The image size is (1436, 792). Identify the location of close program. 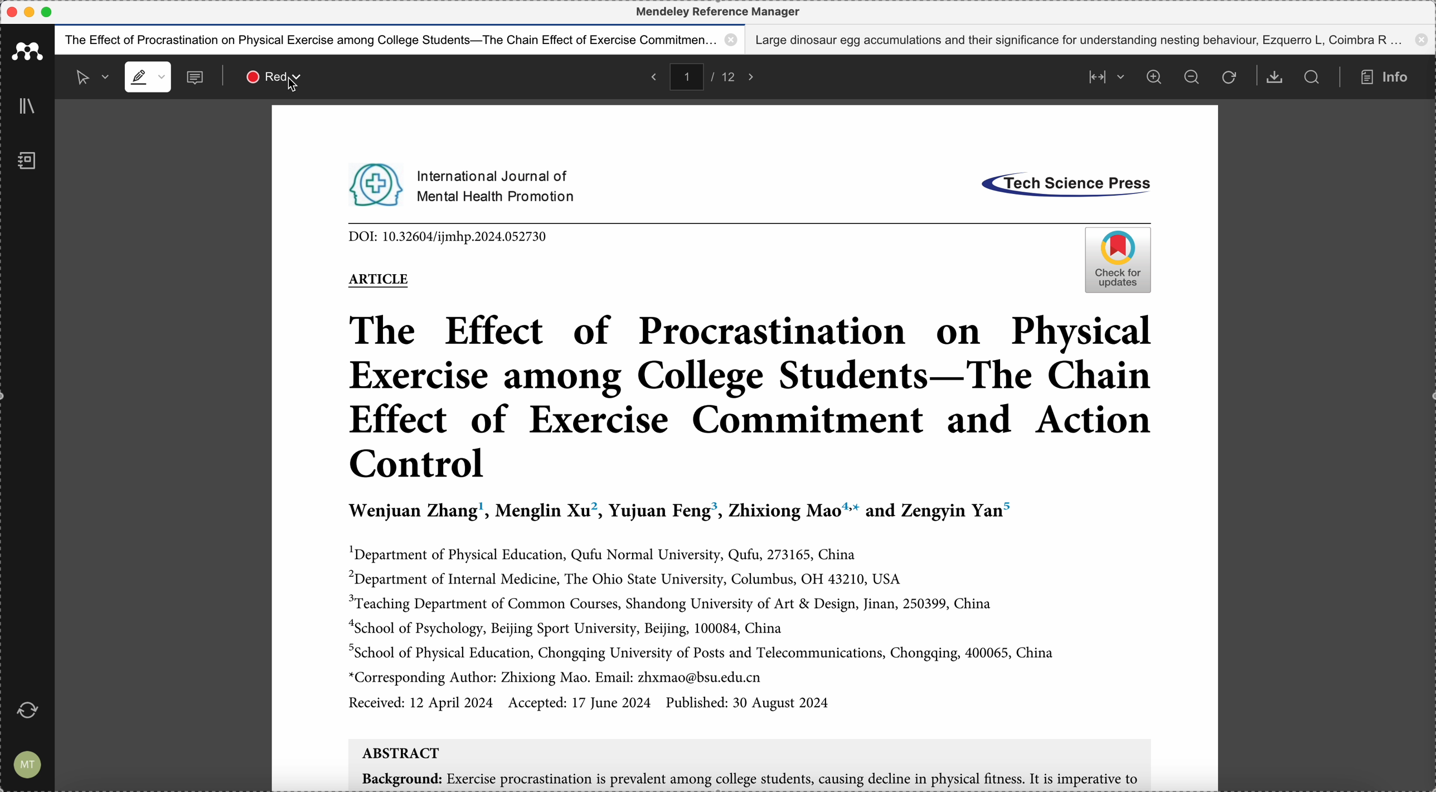
(11, 12).